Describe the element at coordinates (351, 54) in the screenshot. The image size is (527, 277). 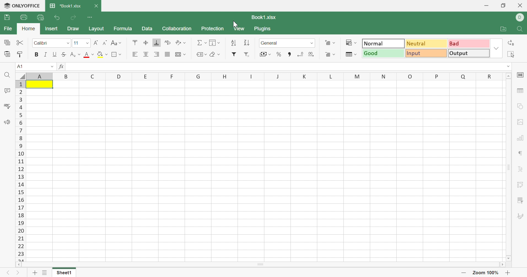
I see `Format table as template` at that location.